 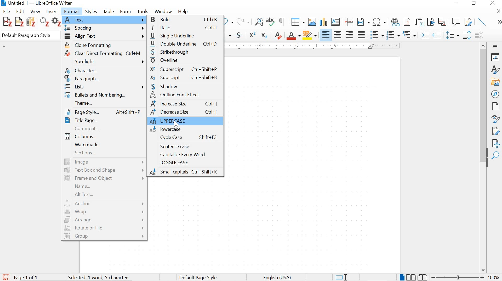 I want to click on image, so click(x=105, y=162).